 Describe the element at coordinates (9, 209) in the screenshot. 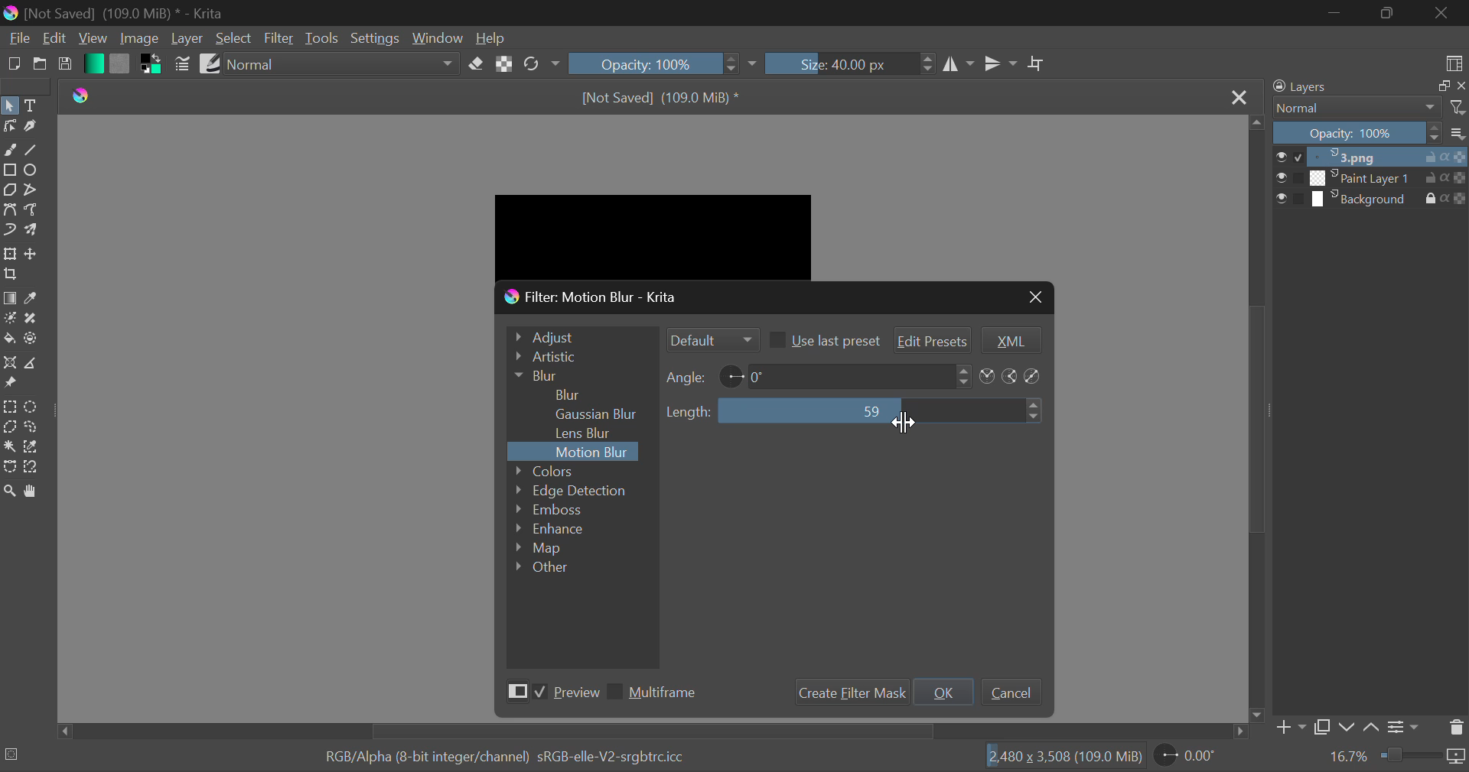

I see `Bezier Curve` at that location.